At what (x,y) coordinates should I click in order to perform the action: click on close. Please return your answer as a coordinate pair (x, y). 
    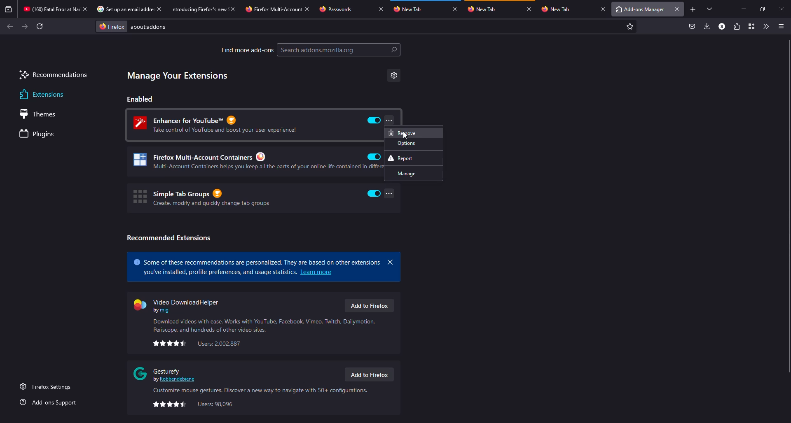
    Looking at the image, I should click on (529, 9).